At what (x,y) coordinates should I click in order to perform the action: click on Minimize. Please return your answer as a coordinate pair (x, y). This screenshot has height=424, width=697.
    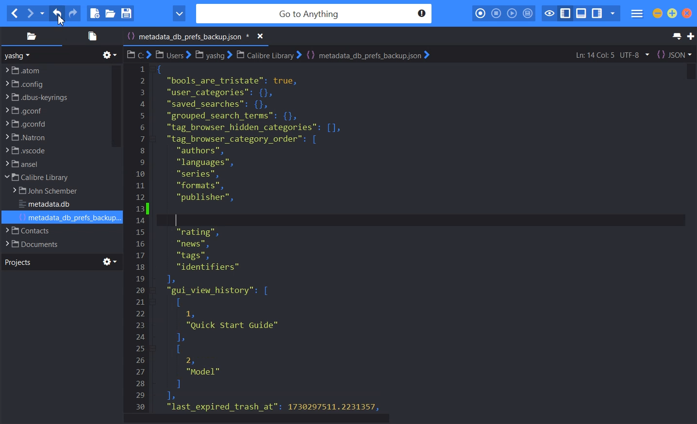
    Looking at the image, I should click on (658, 13).